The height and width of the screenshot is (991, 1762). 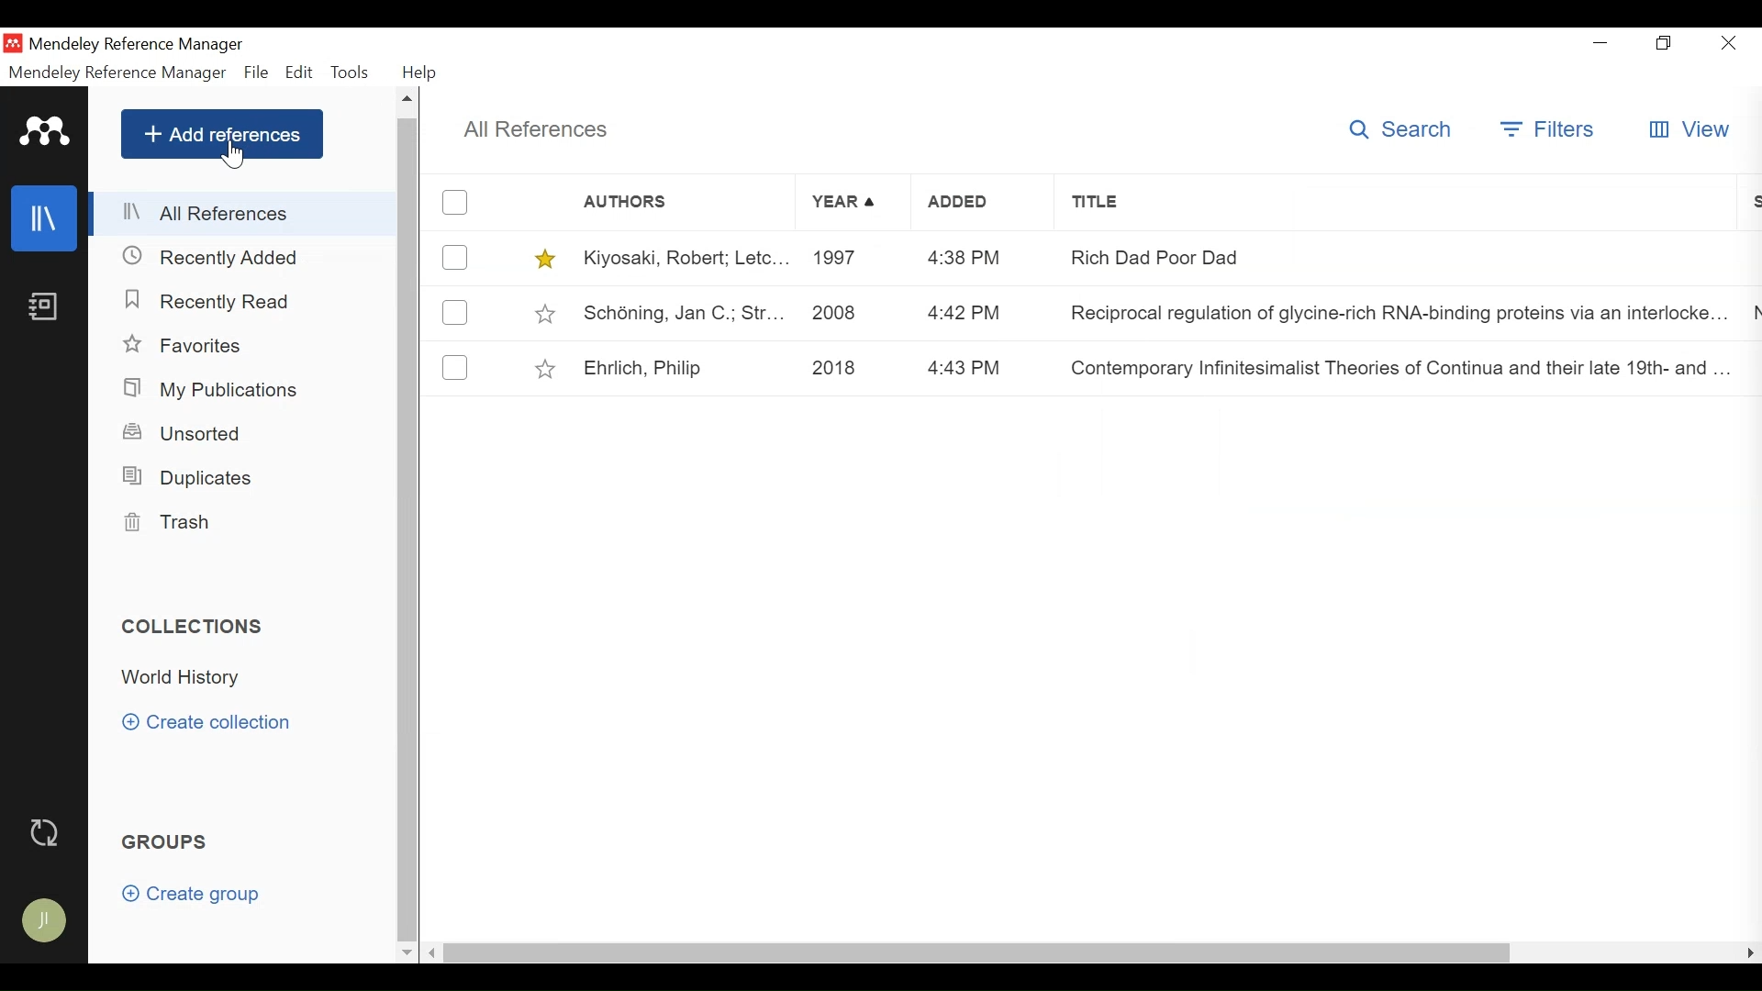 I want to click on Rich Dad Poor Dad, so click(x=1388, y=261).